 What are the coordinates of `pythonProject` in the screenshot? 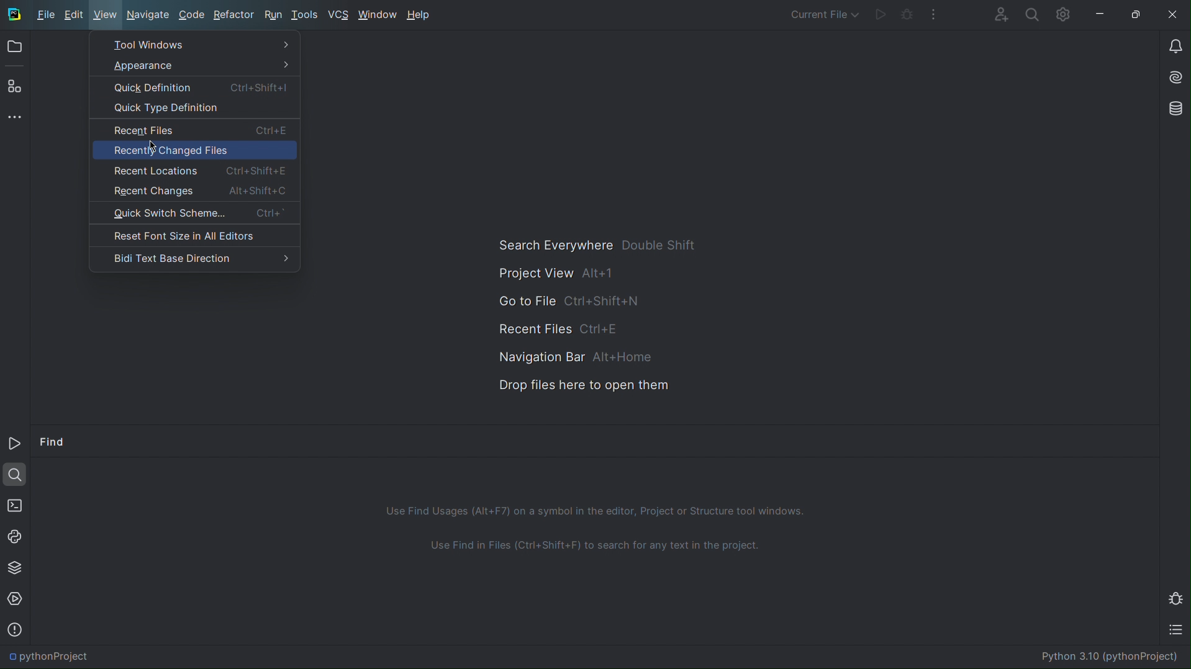 It's located at (49, 657).